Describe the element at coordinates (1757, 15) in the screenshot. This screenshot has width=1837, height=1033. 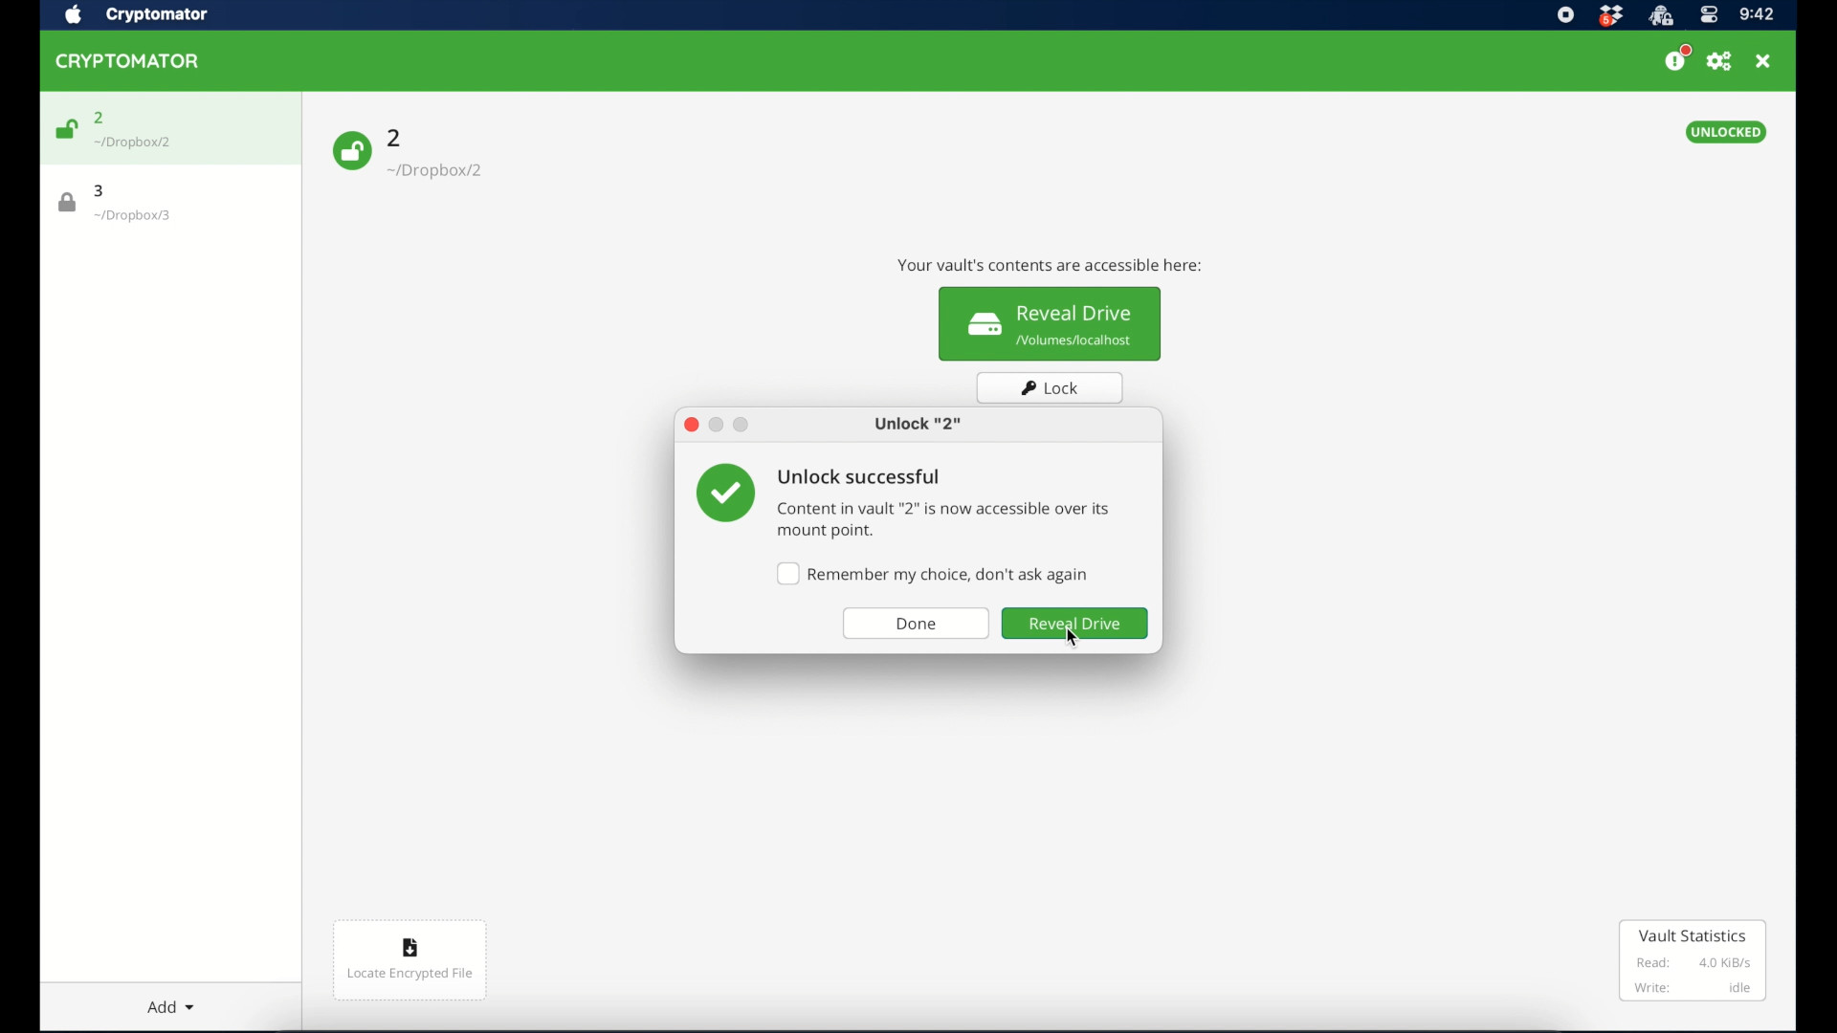
I see `time` at that location.